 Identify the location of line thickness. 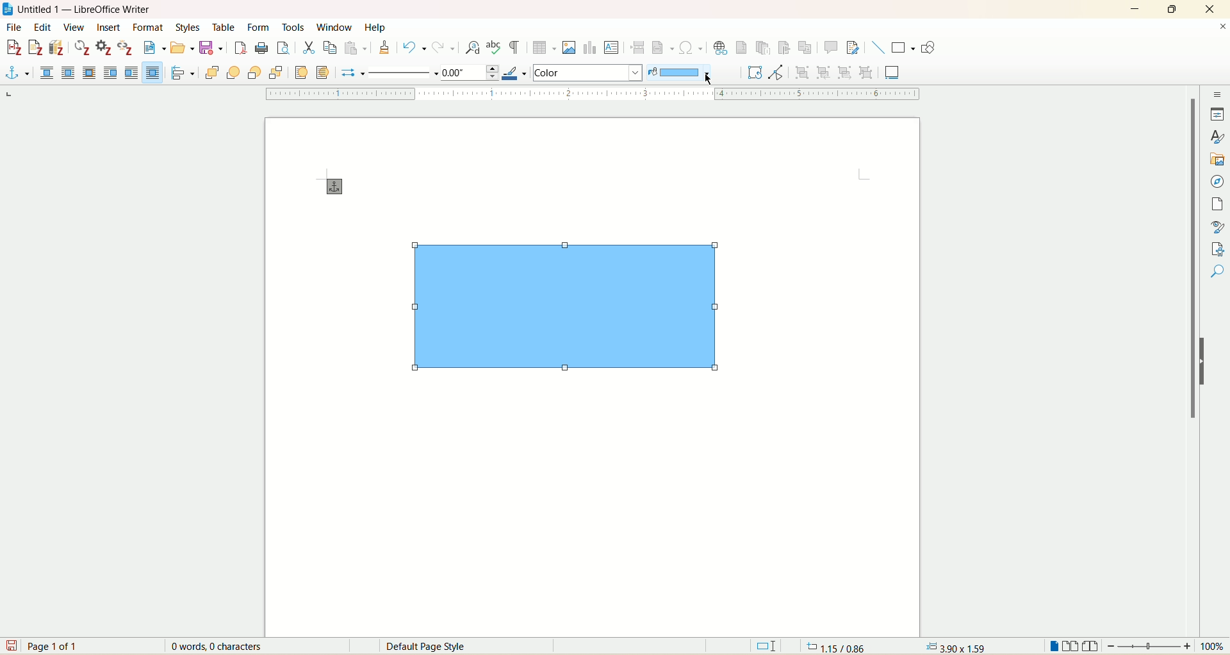
(468, 72).